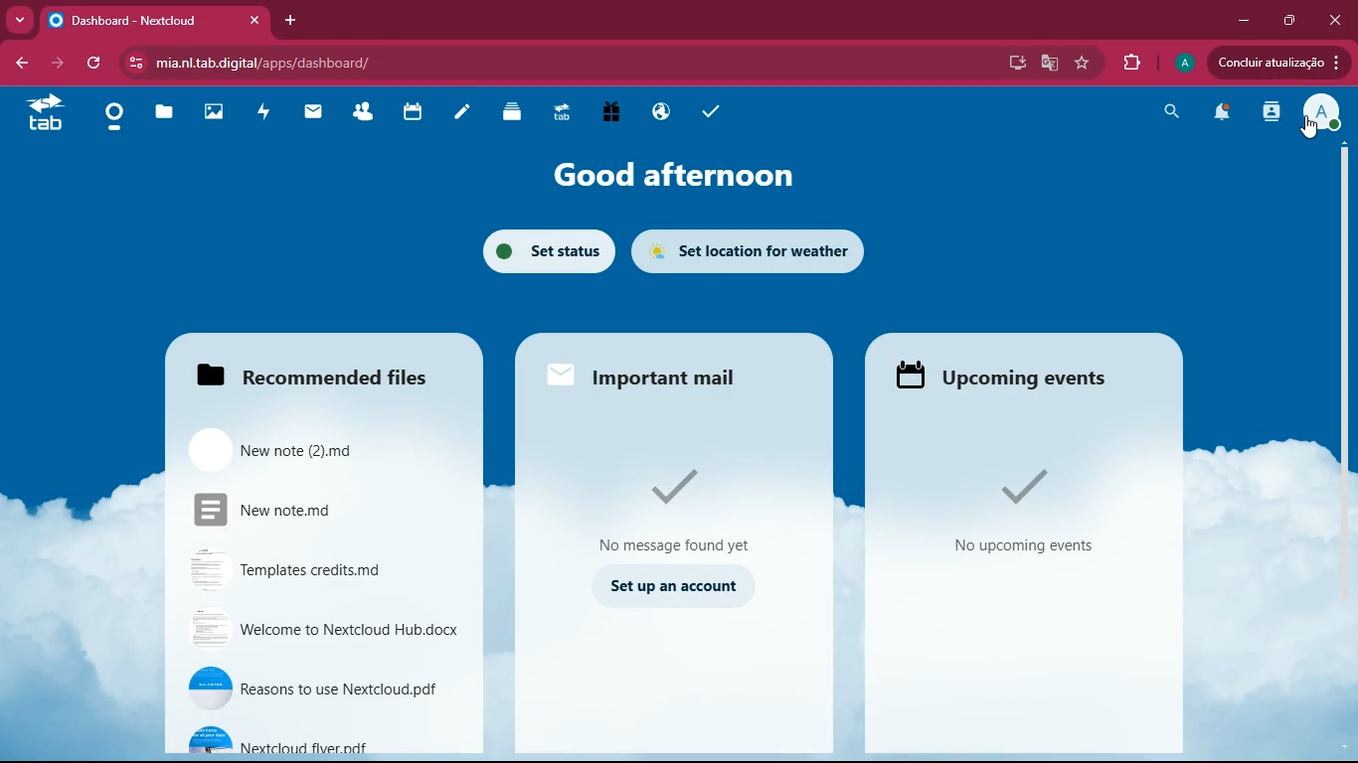  I want to click on google translate, so click(1047, 65).